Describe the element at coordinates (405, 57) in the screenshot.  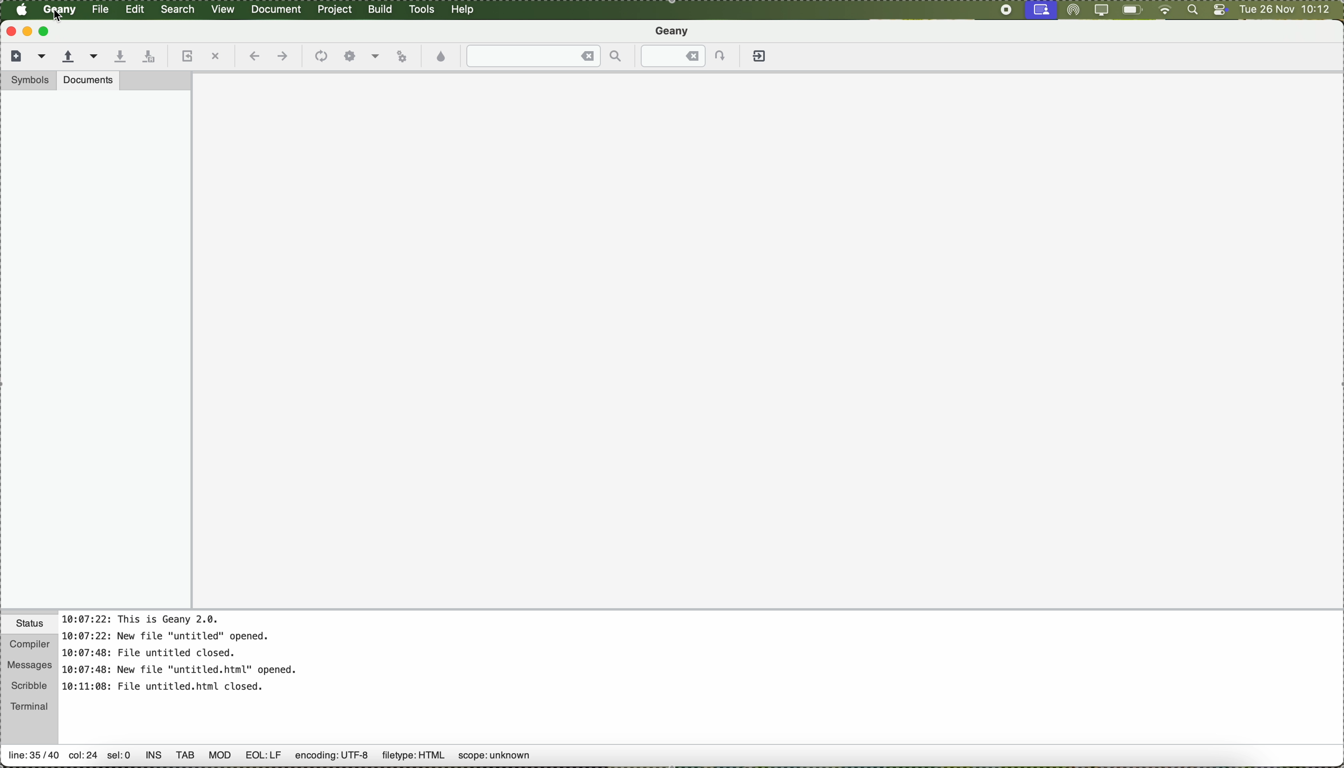
I see `run or view the current file` at that location.